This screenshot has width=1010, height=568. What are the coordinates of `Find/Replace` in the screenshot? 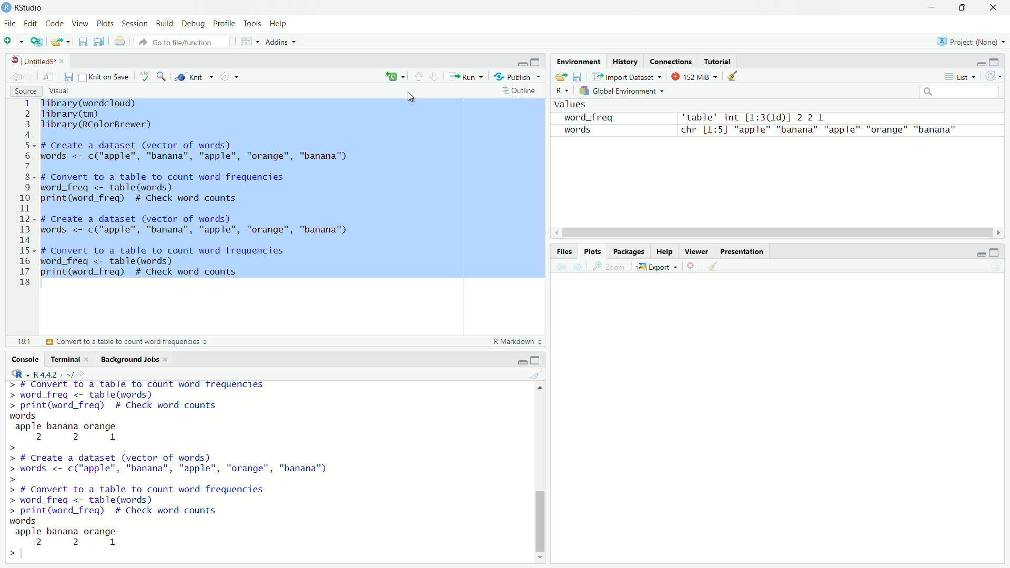 It's located at (160, 76).